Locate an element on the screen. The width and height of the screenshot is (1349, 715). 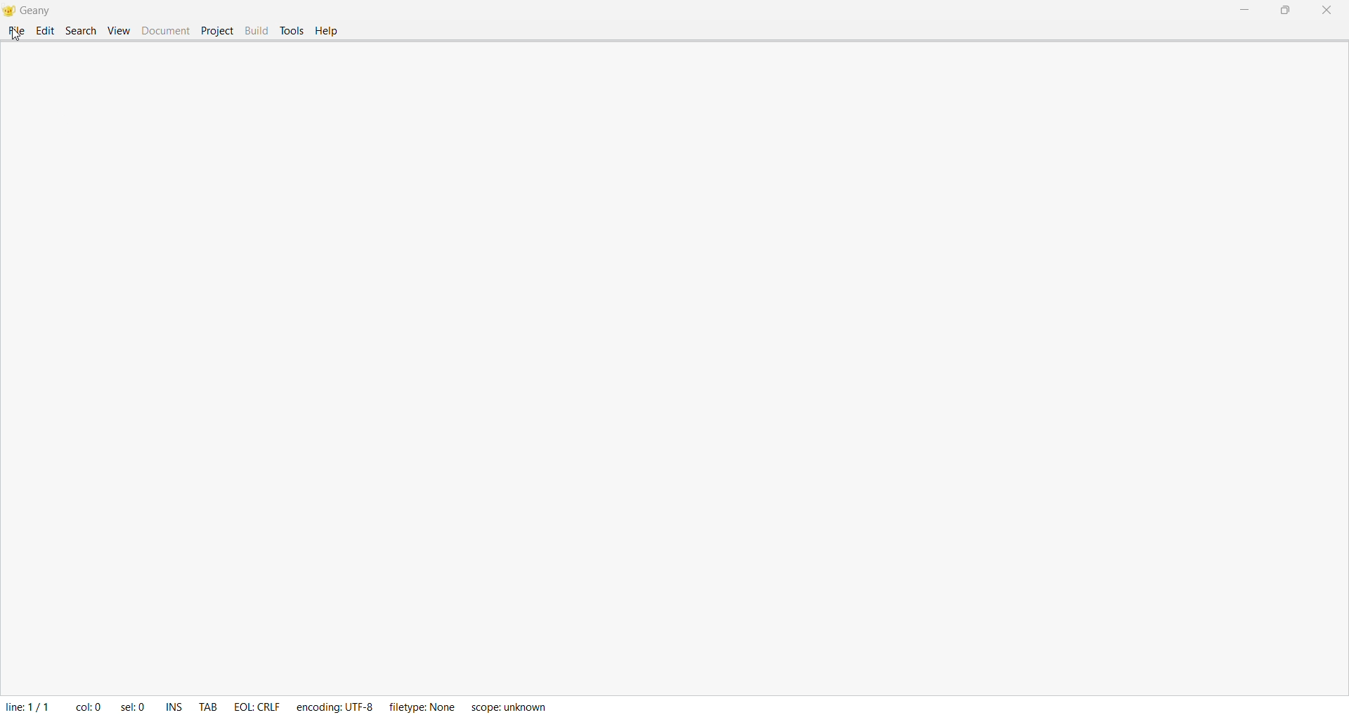
EOL: CTRLF is located at coordinates (261, 707).